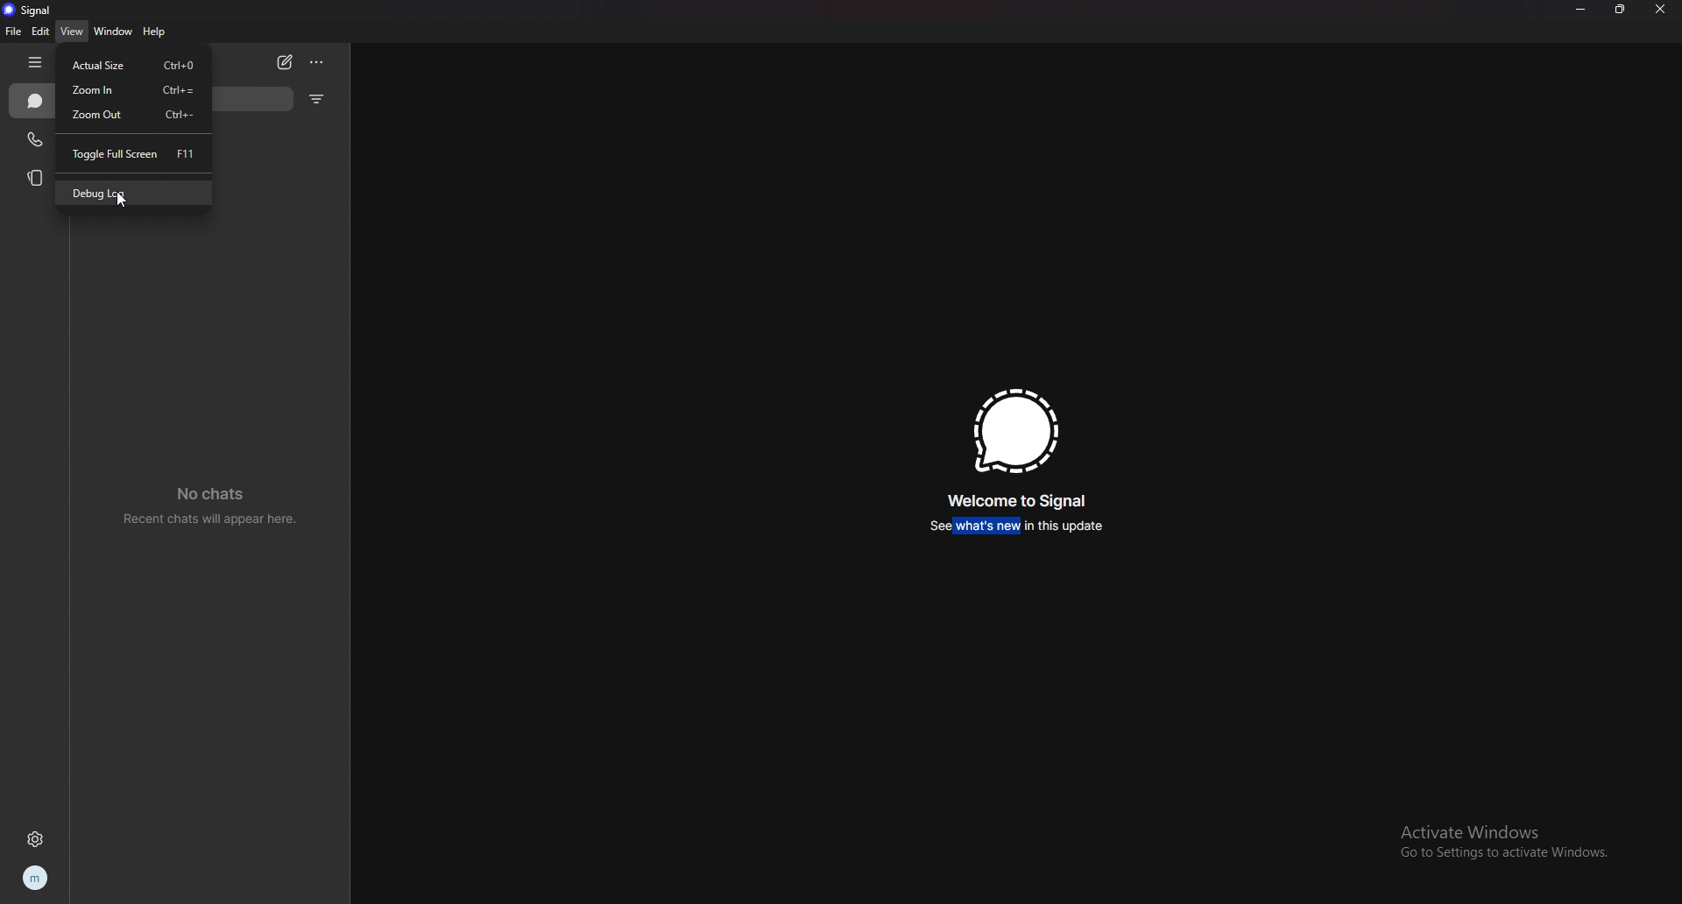 The width and height of the screenshot is (1682, 904). What do you see at coordinates (1016, 432) in the screenshot?
I see `signal logo` at bounding box center [1016, 432].